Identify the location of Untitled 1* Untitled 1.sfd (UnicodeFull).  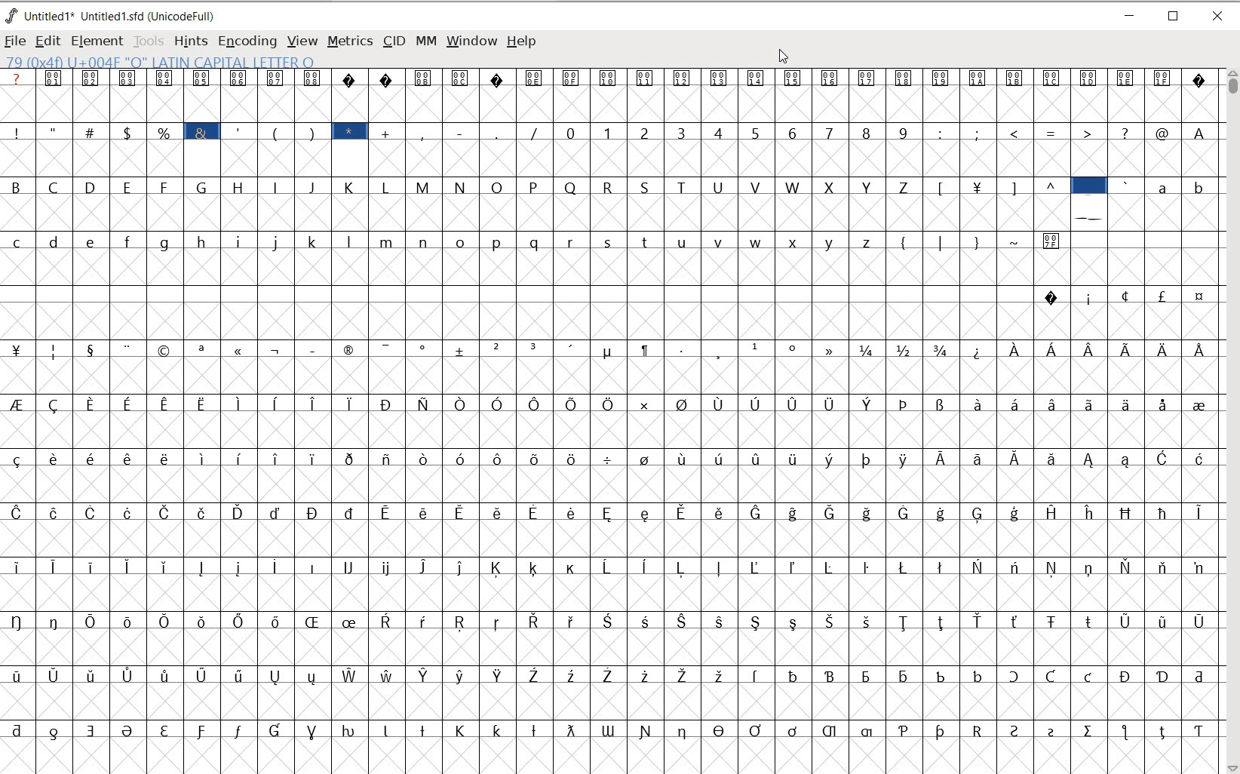
(113, 17).